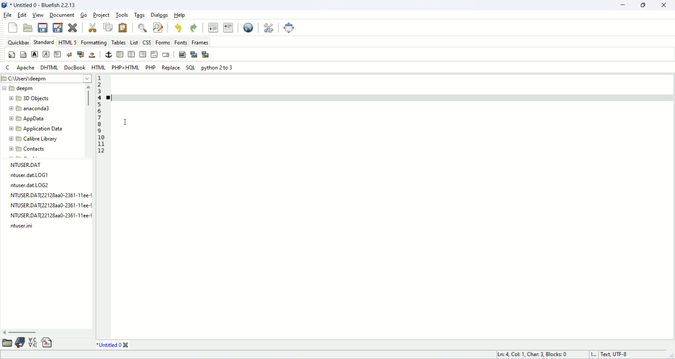  What do you see at coordinates (147, 43) in the screenshot?
I see `css` at bounding box center [147, 43].